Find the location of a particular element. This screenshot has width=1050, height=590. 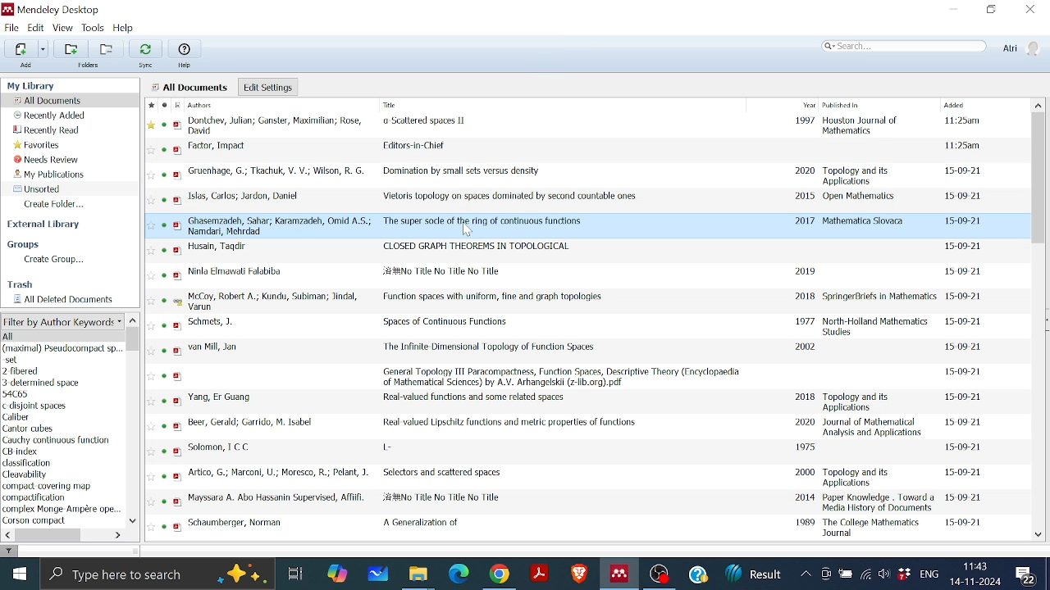

Filter option is located at coordinates (62, 322).